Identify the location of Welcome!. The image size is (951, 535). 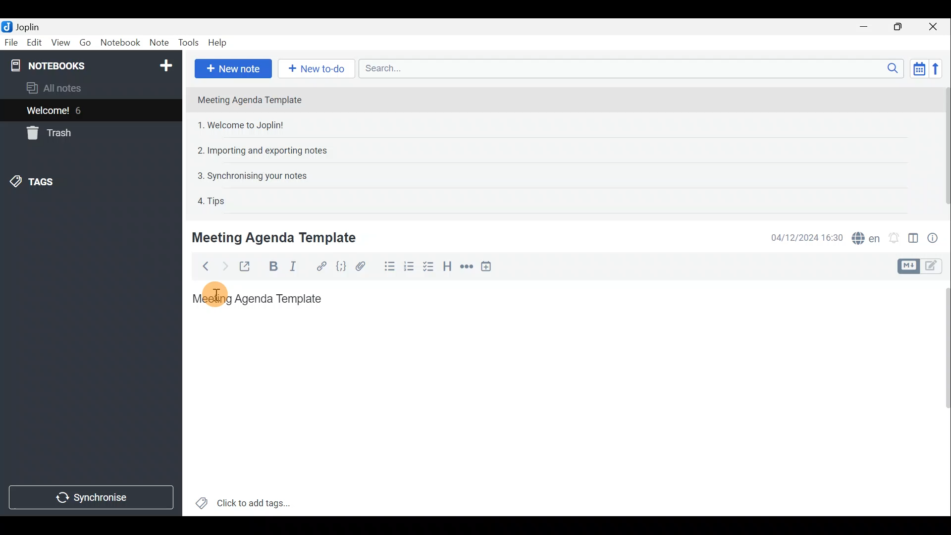
(49, 111).